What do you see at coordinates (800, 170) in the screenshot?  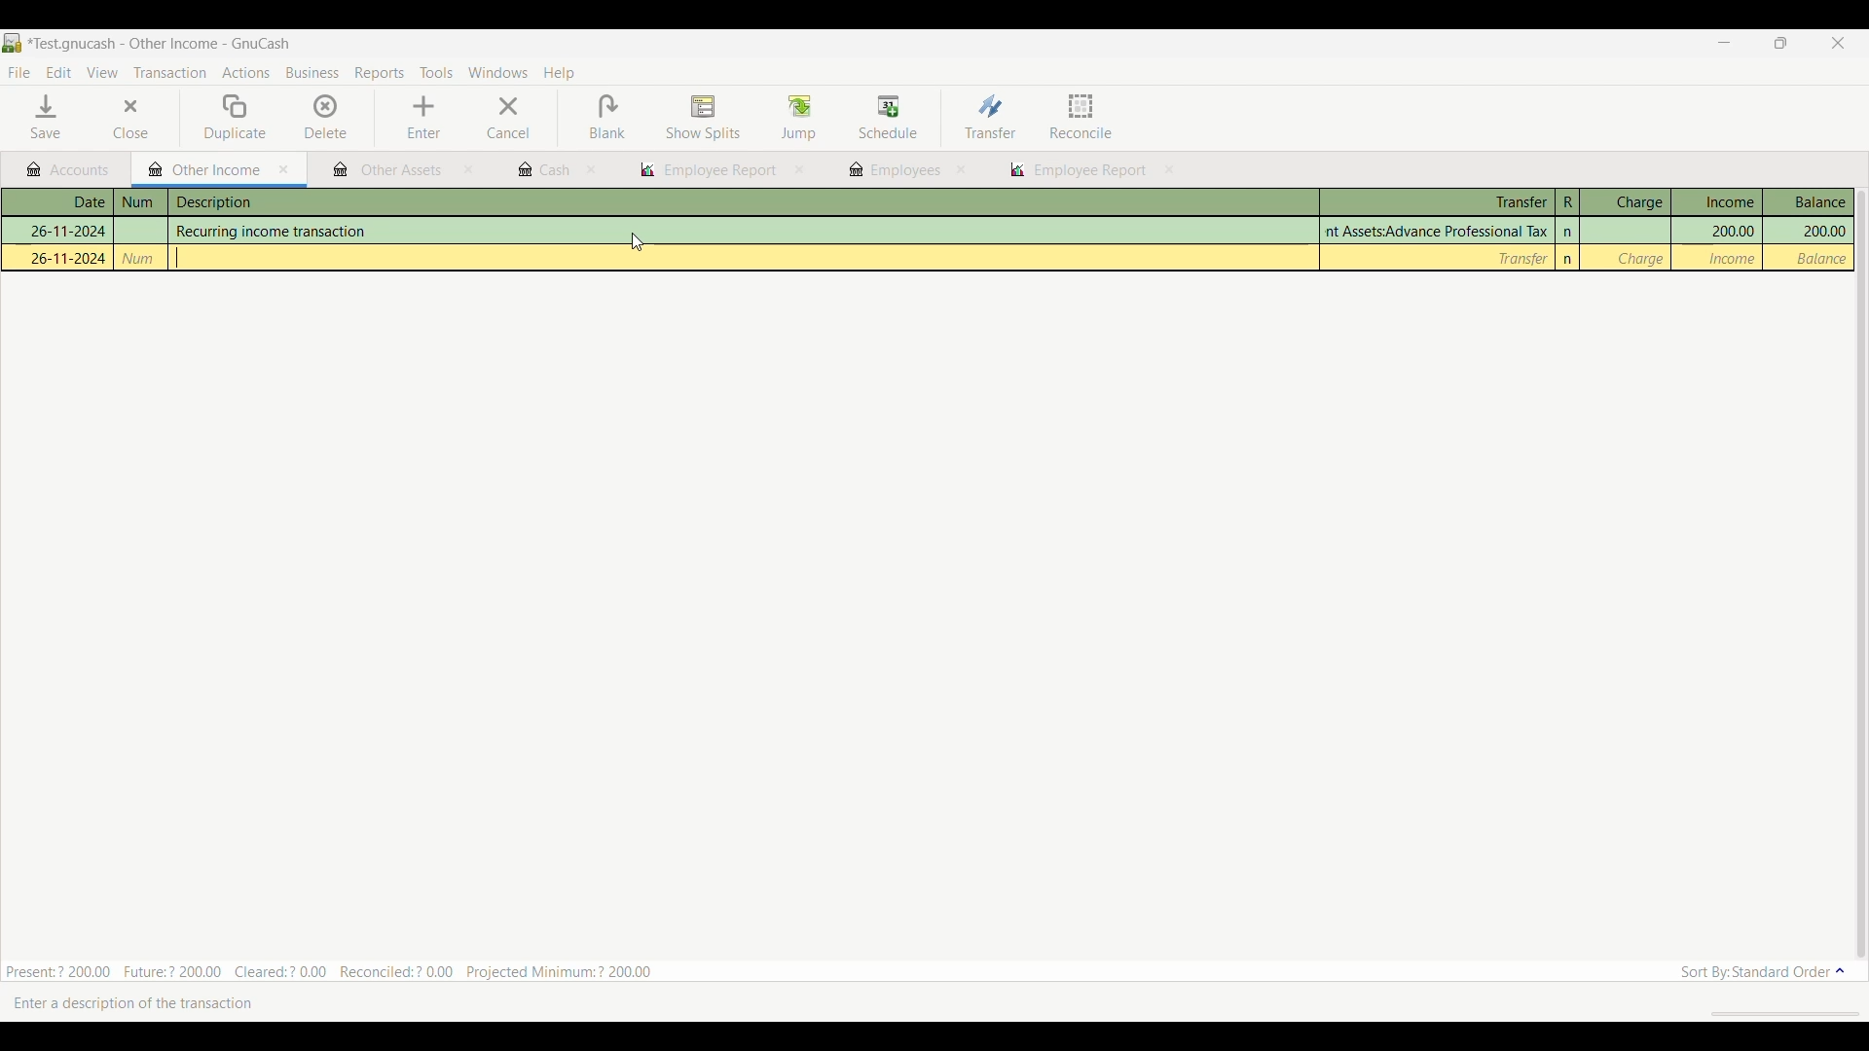 I see `close` at bounding box center [800, 170].